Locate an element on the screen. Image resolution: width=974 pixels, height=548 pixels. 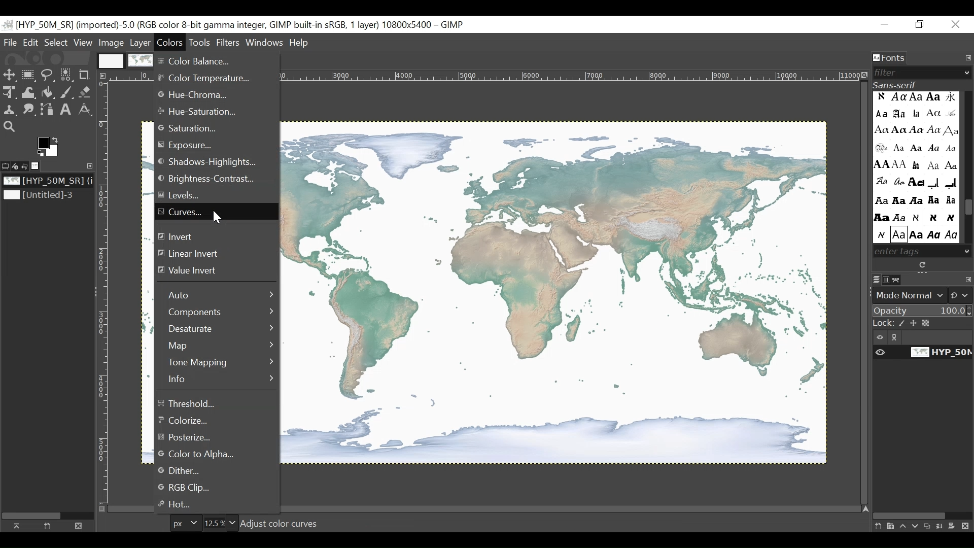
View is located at coordinates (83, 43).